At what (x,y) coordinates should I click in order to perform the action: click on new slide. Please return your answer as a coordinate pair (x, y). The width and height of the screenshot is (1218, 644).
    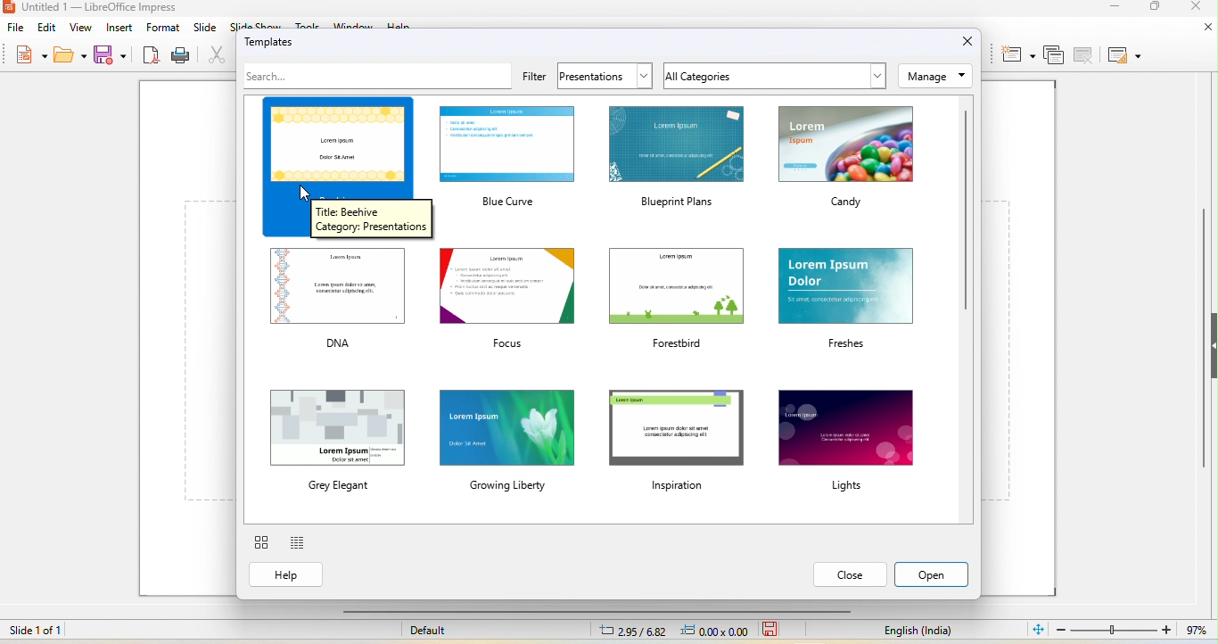
    Looking at the image, I should click on (1016, 54).